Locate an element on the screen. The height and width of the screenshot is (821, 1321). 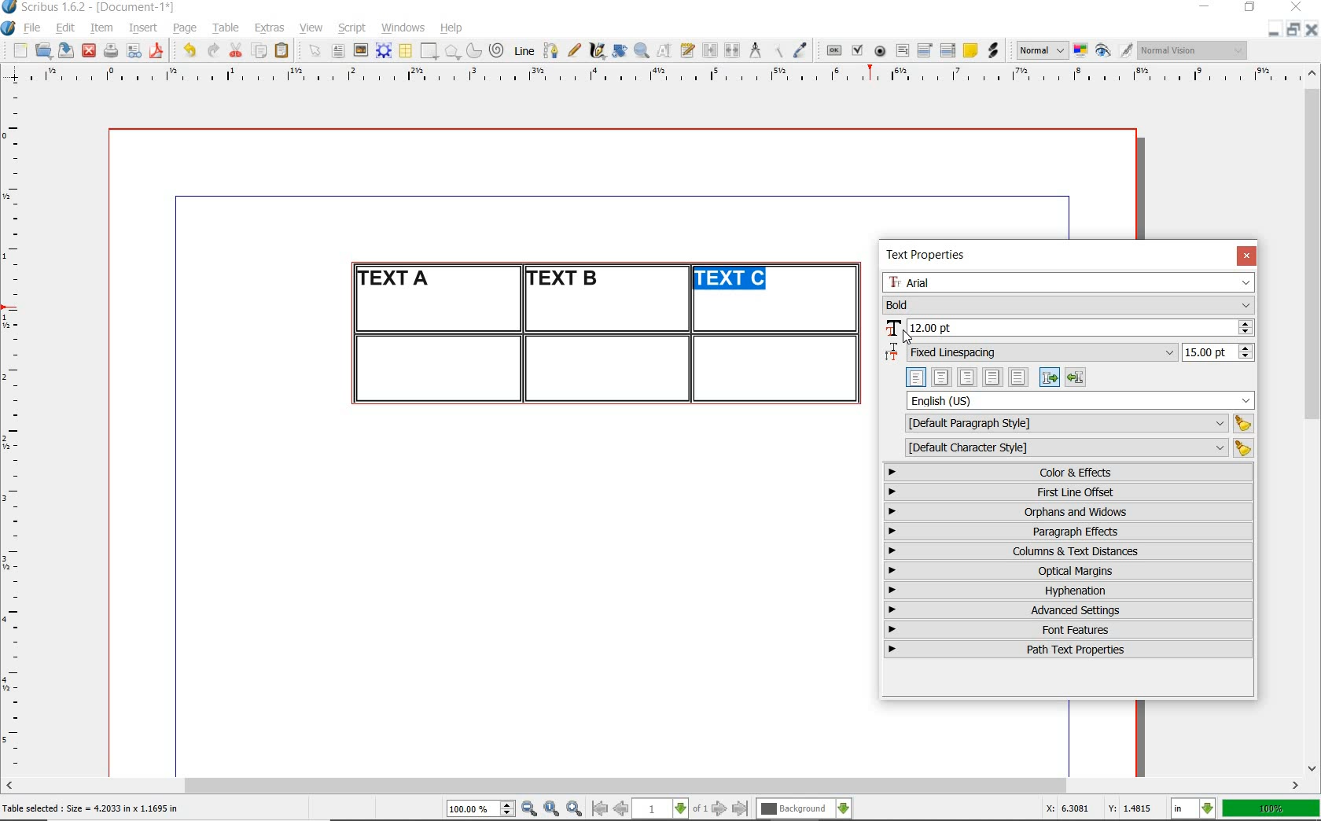
copy item properties is located at coordinates (777, 50).